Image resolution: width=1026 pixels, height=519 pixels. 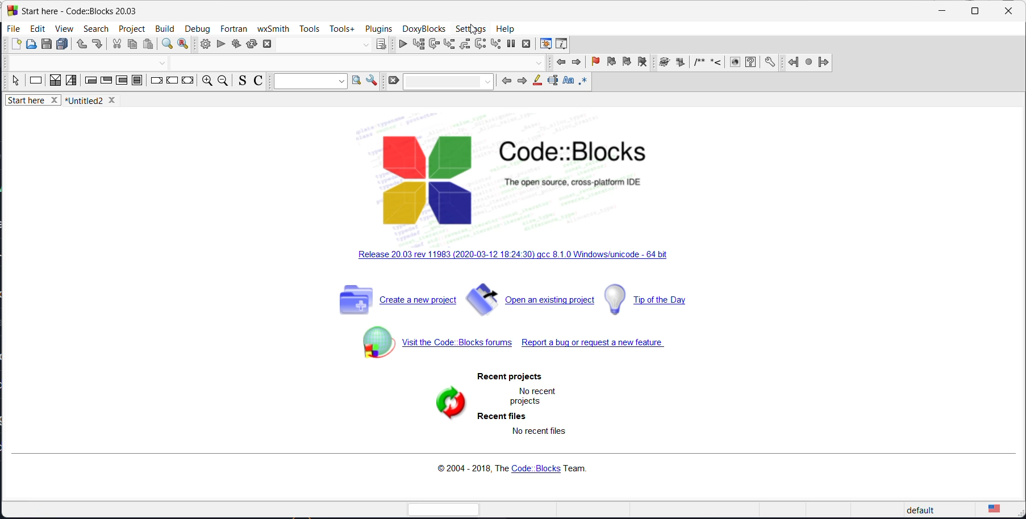 I want to click on toggle comment, so click(x=260, y=82).